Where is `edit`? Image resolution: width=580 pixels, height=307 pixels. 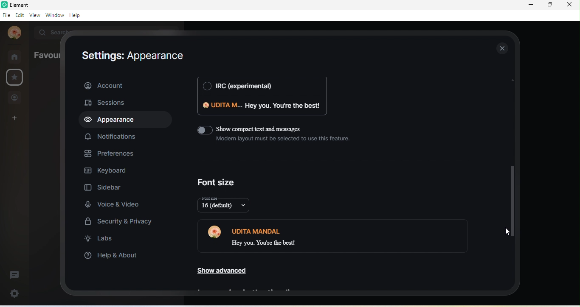 edit is located at coordinates (19, 16).